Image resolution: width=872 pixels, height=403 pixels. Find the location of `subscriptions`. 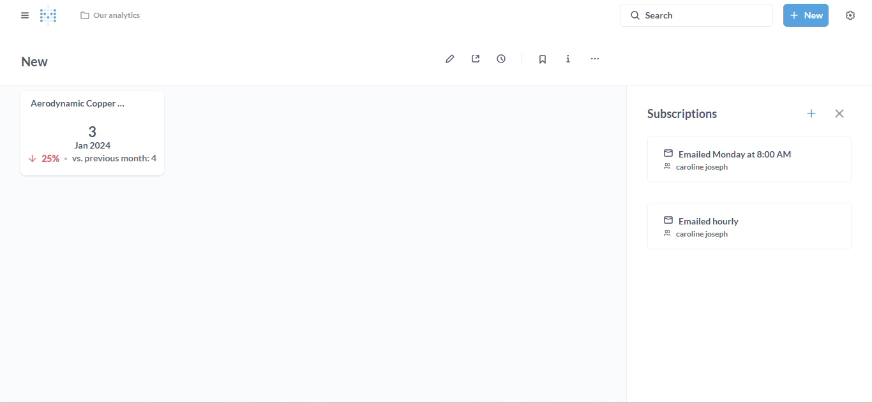

subscriptions is located at coordinates (680, 114).